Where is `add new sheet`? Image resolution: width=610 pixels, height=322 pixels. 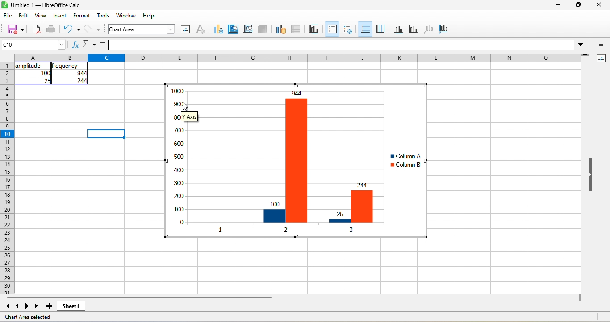
add new sheet is located at coordinates (50, 306).